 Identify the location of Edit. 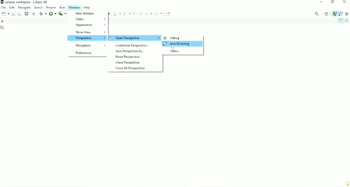
(12, 7).